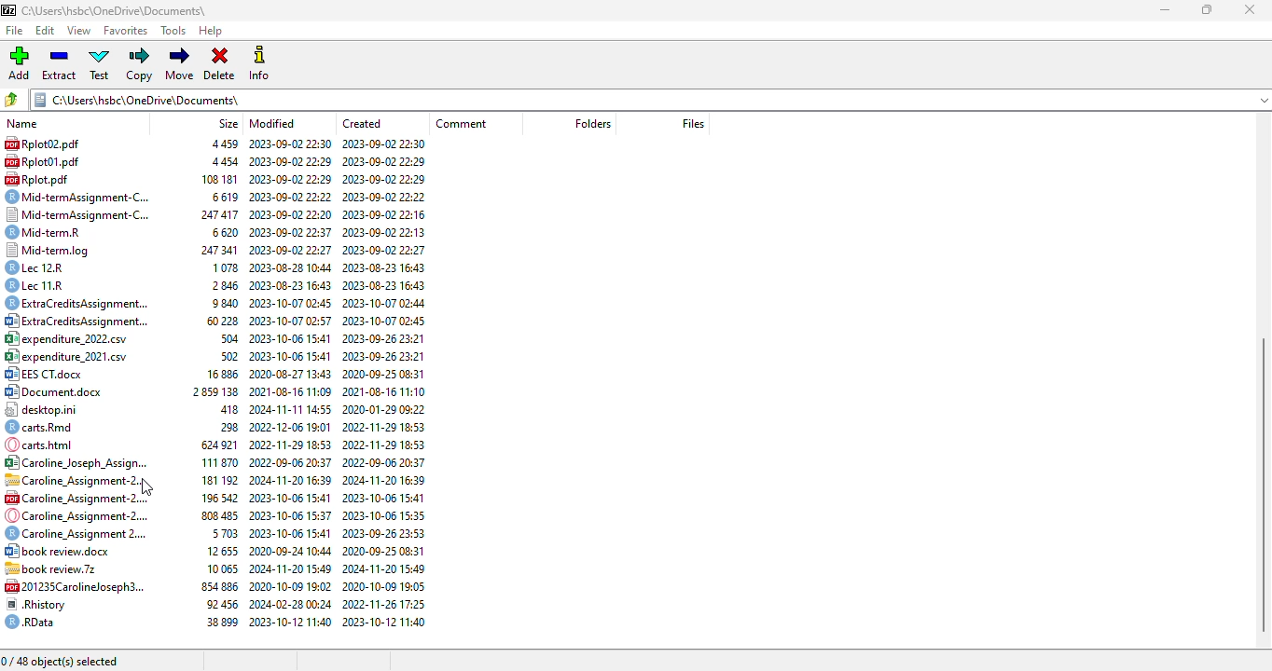  What do you see at coordinates (50, 410) in the screenshot?
I see `desktop.ini` at bounding box center [50, 410].